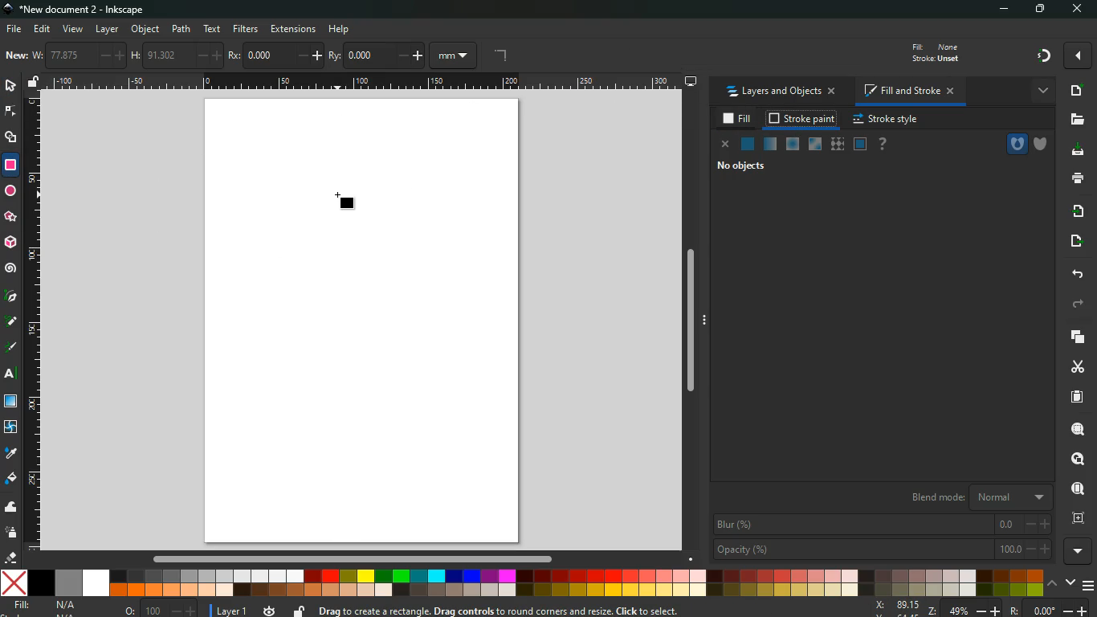 The image size is (1097, 617). What do you see at coordinates (12, 297) in the screenshot?
I see `pic` at bounding box center [12, 297].